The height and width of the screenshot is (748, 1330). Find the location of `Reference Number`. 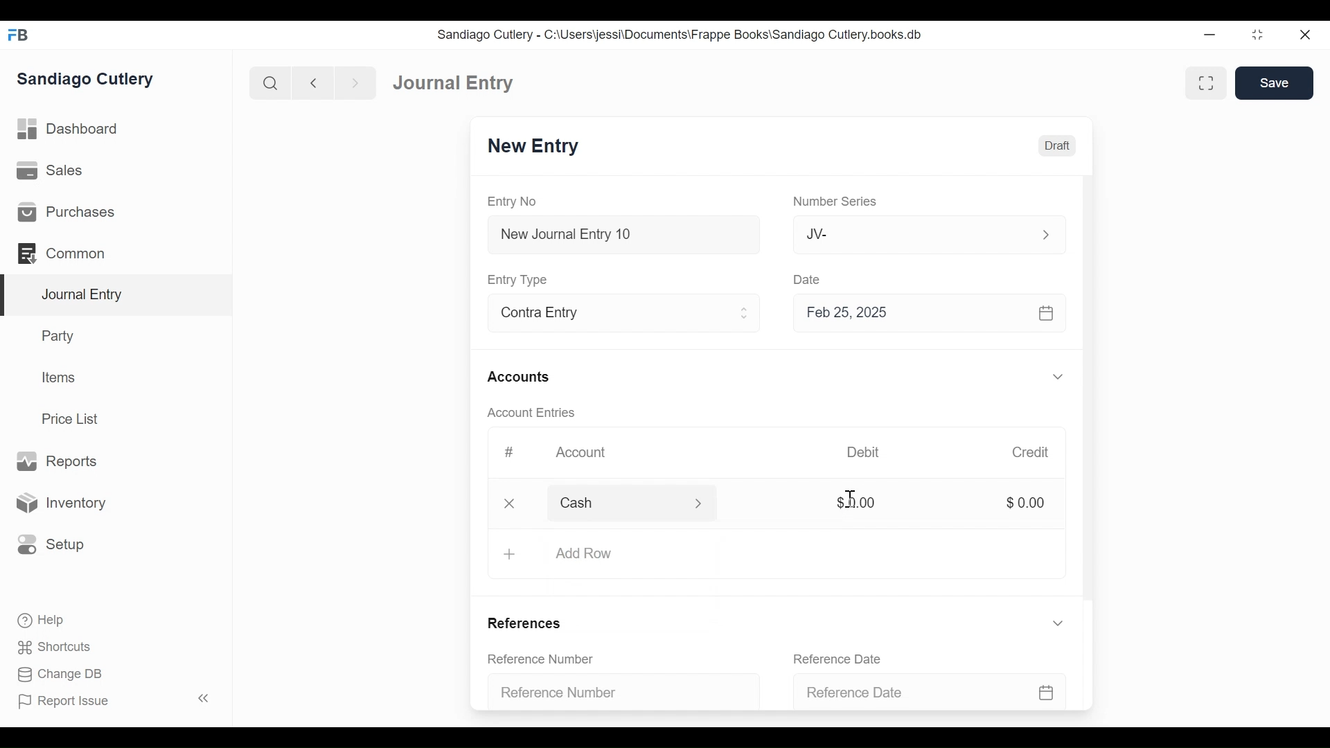

Reference Number is located at coordinates (543, 659).